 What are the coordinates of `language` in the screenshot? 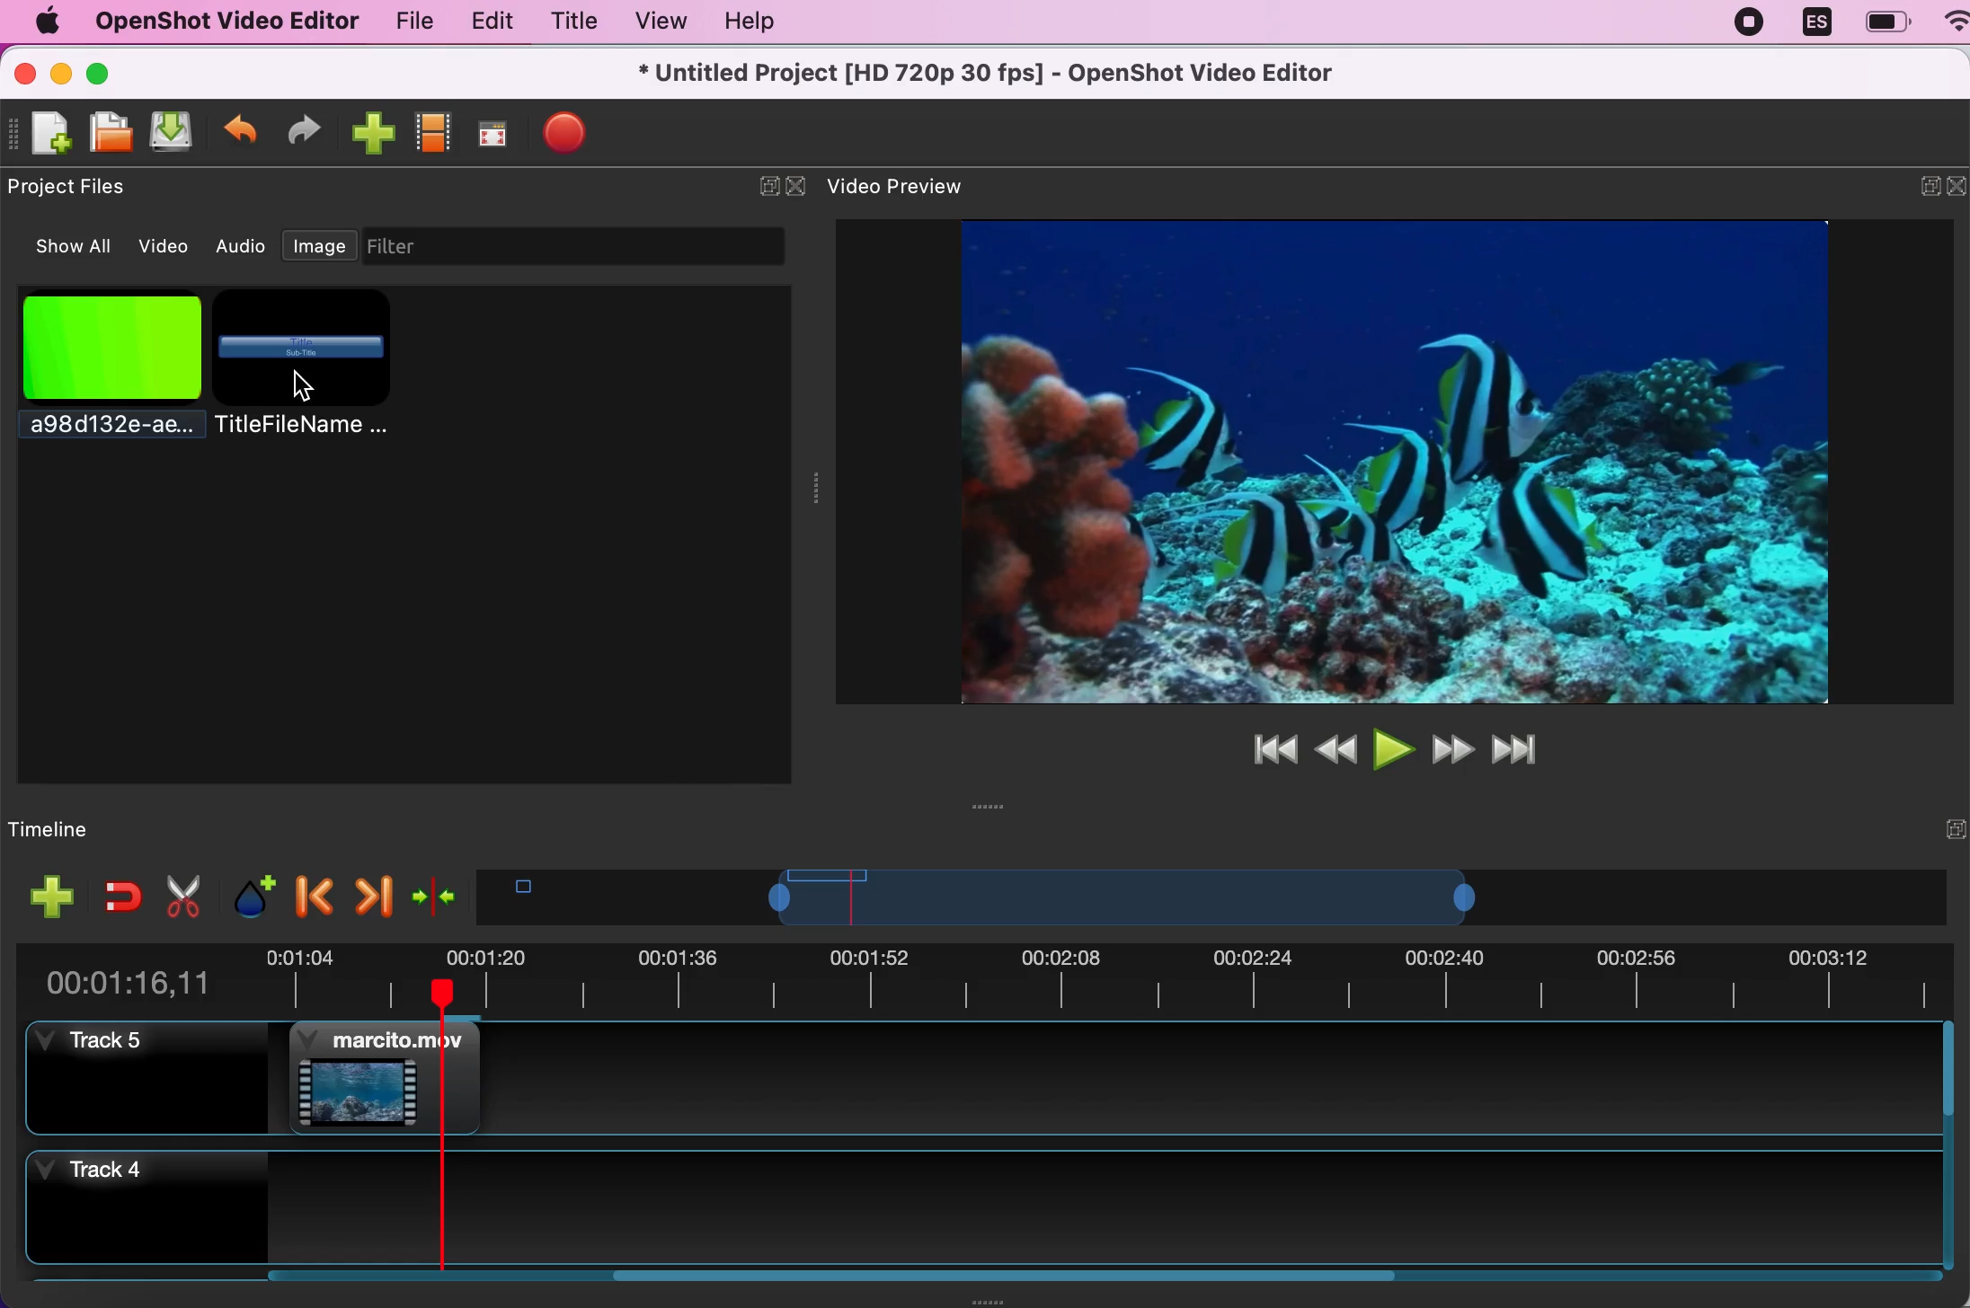 It's located at (1816, 24).